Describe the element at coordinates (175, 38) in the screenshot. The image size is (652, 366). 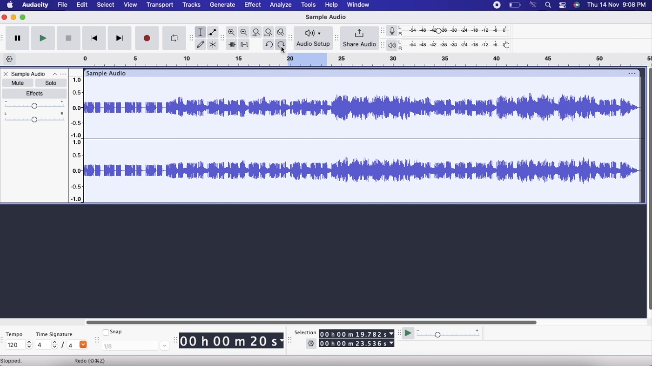
I see `Enable looping` at that location.